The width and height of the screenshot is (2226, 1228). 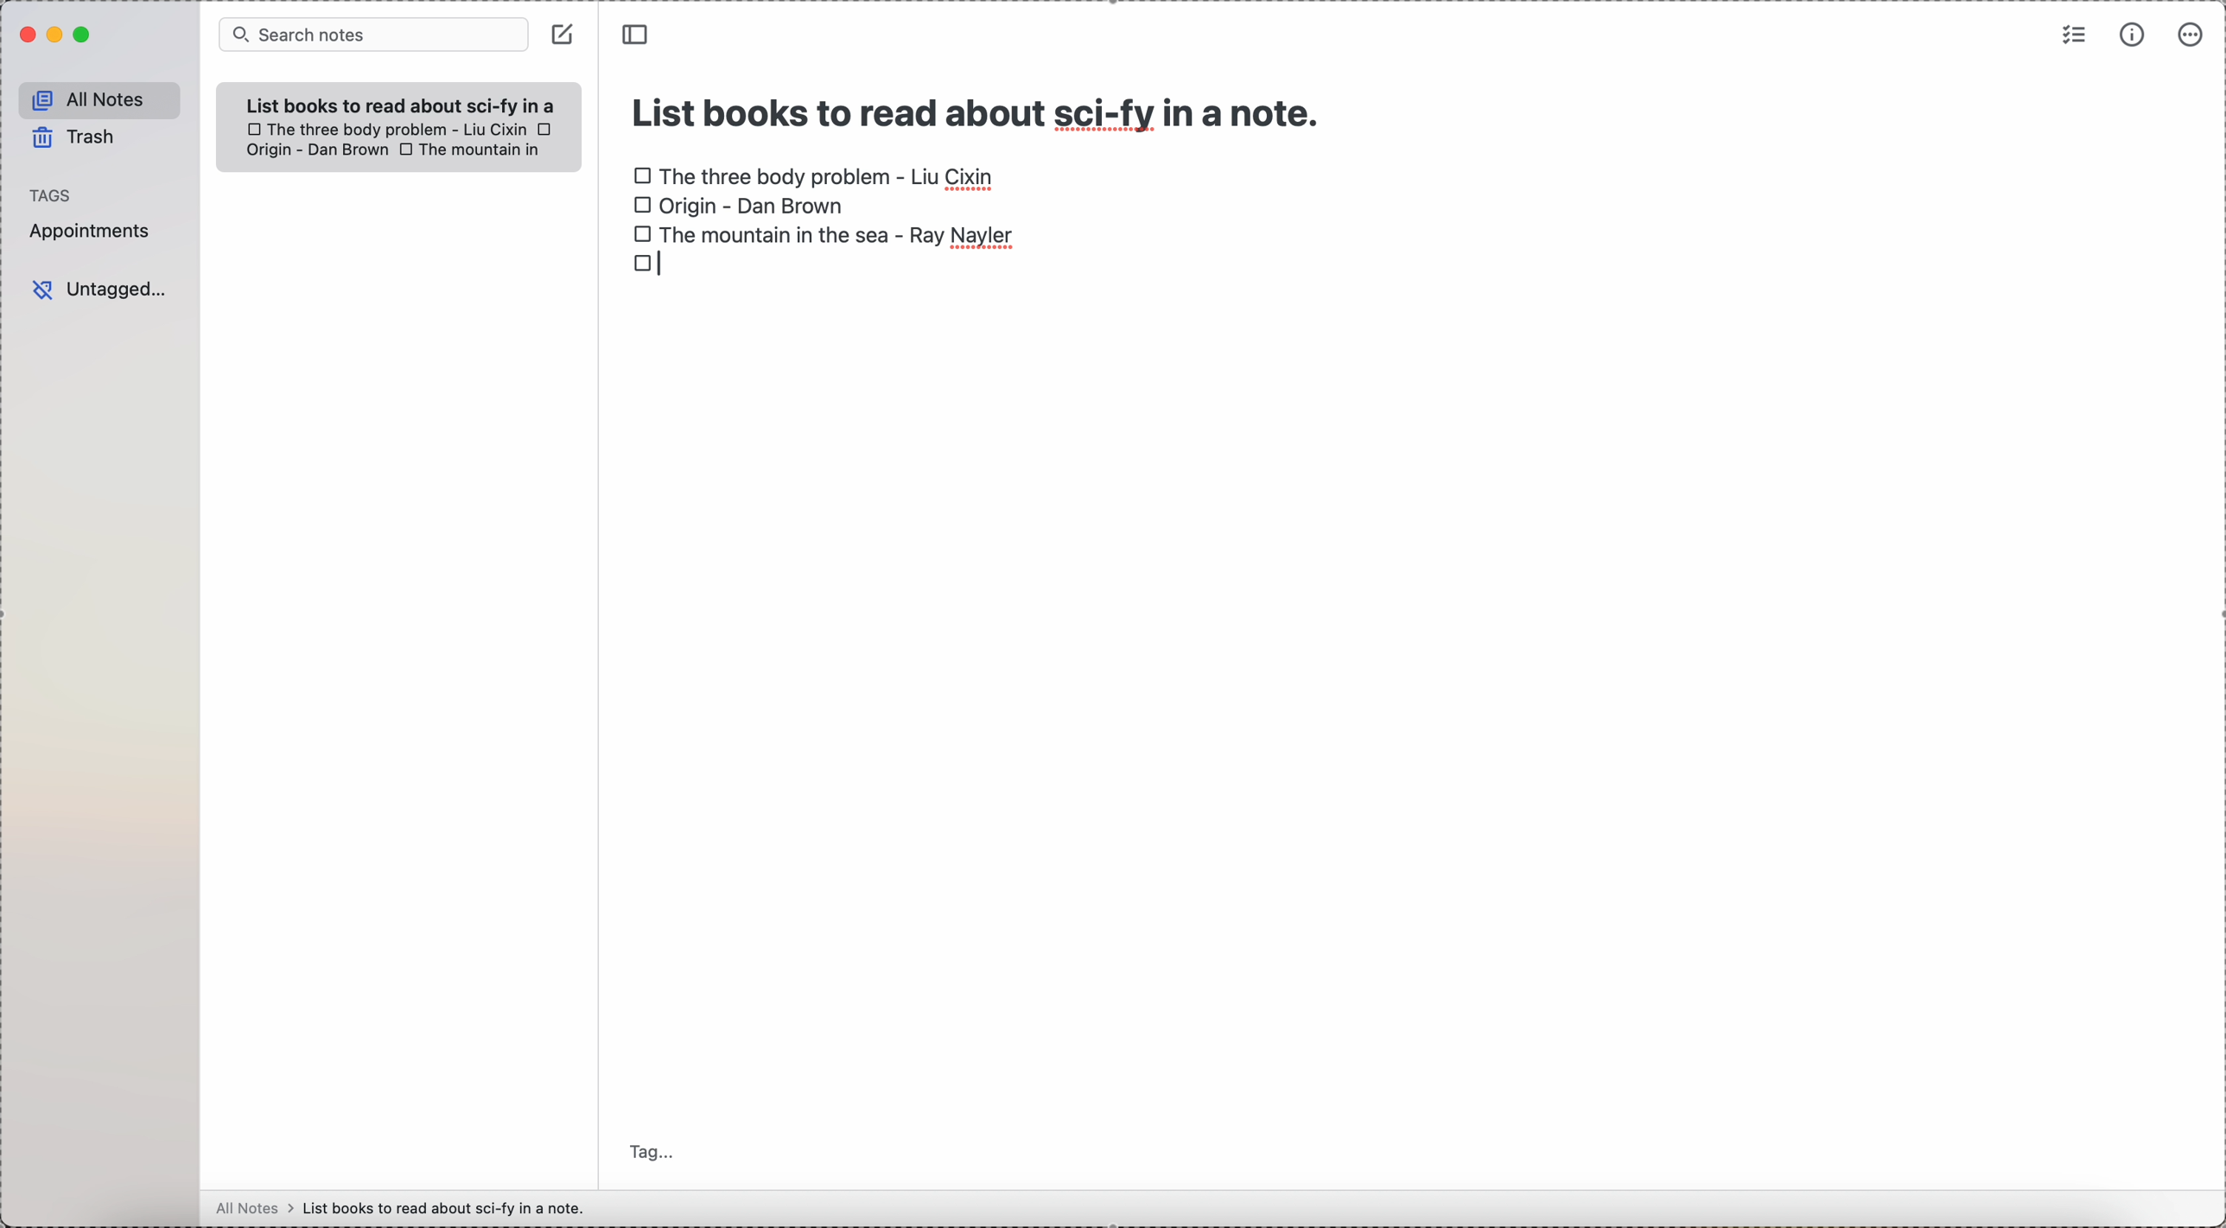 What do you see at coordinates (315, 151) in the screenshot?
I see `Origin - Dan Brown` at bounding box center [315, 151].